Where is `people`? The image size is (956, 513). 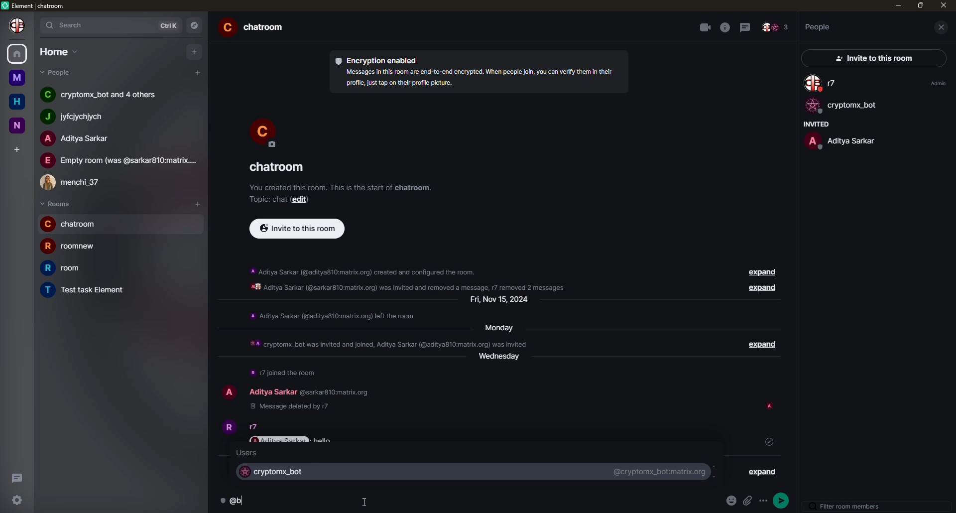
people is located at coordinates (819, 26).